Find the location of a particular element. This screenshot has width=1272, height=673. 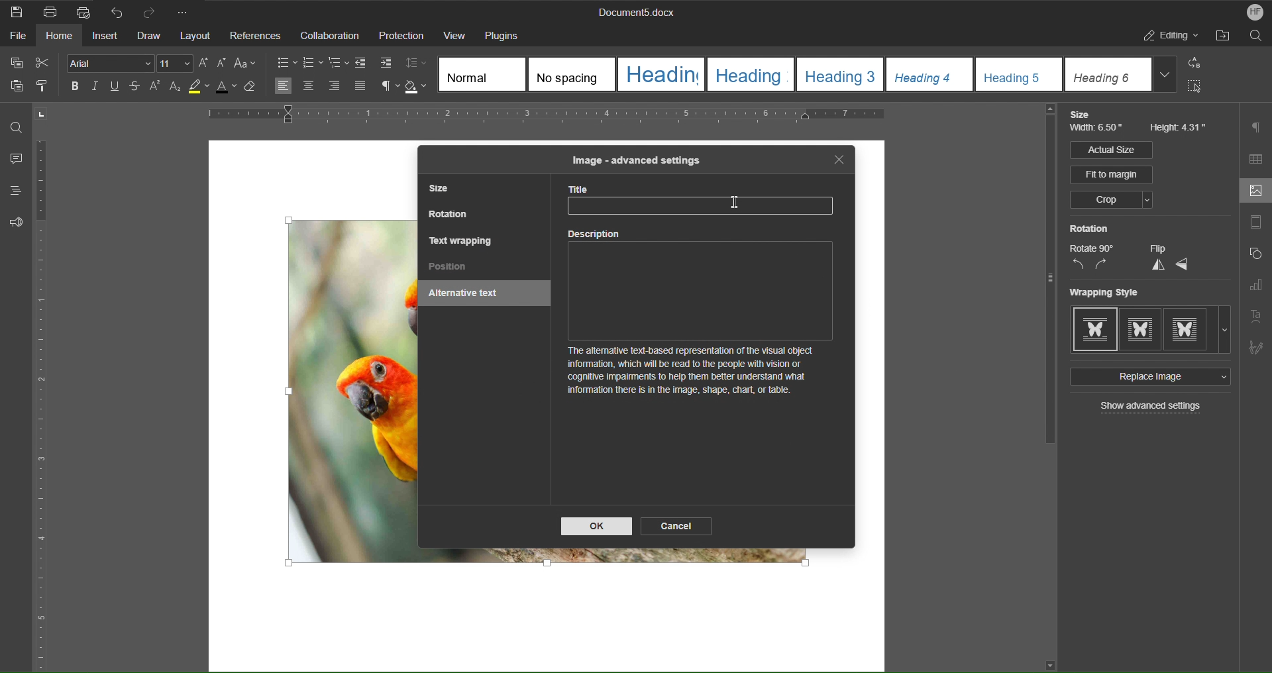

OK is located at coordinates (597, 527).